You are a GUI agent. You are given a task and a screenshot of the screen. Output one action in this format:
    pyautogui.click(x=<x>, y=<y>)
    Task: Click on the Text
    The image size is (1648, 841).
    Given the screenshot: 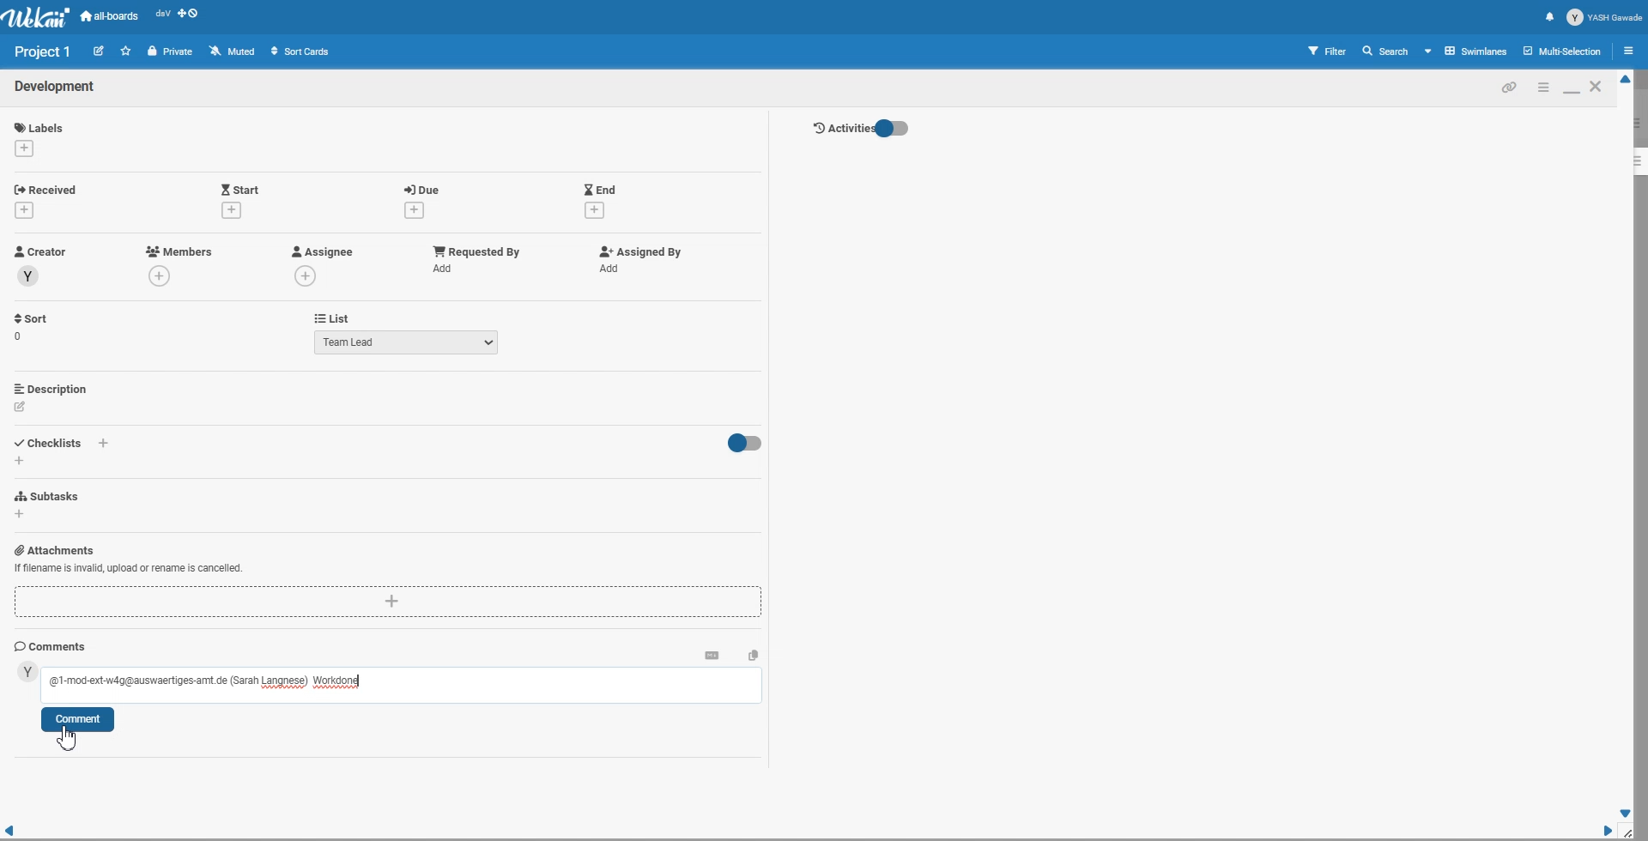 What is the action you would take?
    pyautogui.click(x=56, y=88)
    